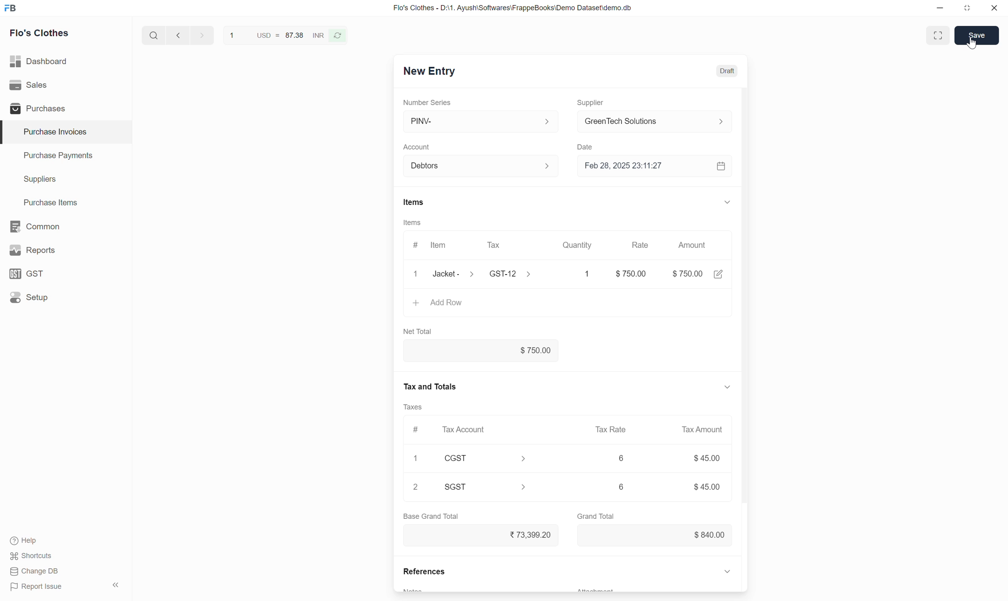 This screenshot has width=1008, height=601. I want to click on 750, so click(627, 273).